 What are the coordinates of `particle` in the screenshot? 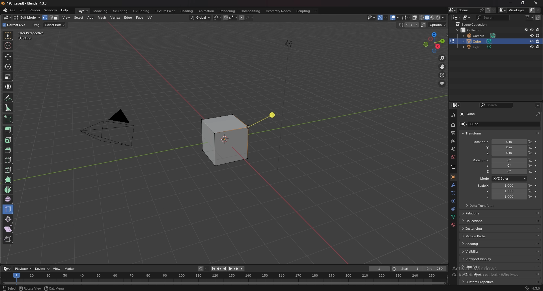 It's located at (453, 193).